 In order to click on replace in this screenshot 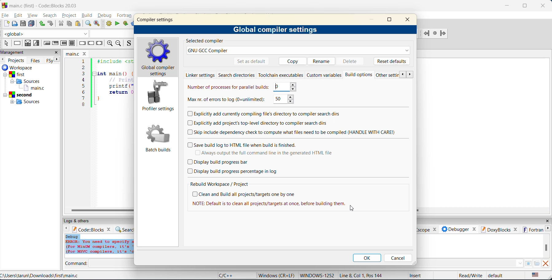, I will do `click(97, 24)`.